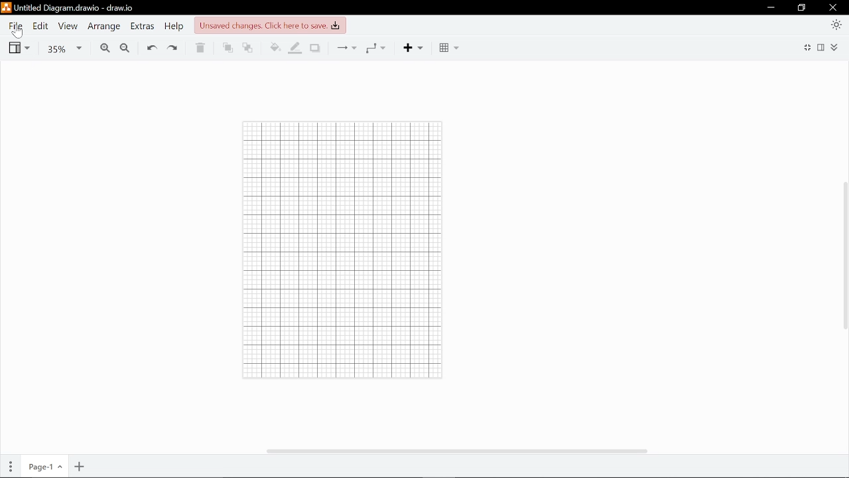  Describe the element at coordinates (125, 49) in the screenshot. I see `Zoom out` at that location.